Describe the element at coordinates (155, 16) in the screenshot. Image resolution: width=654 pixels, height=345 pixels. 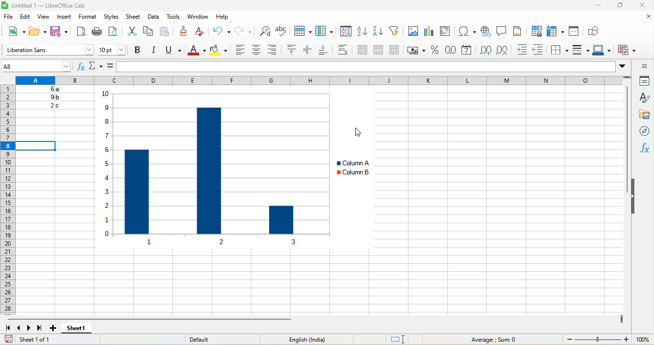
I see `data` at that location.